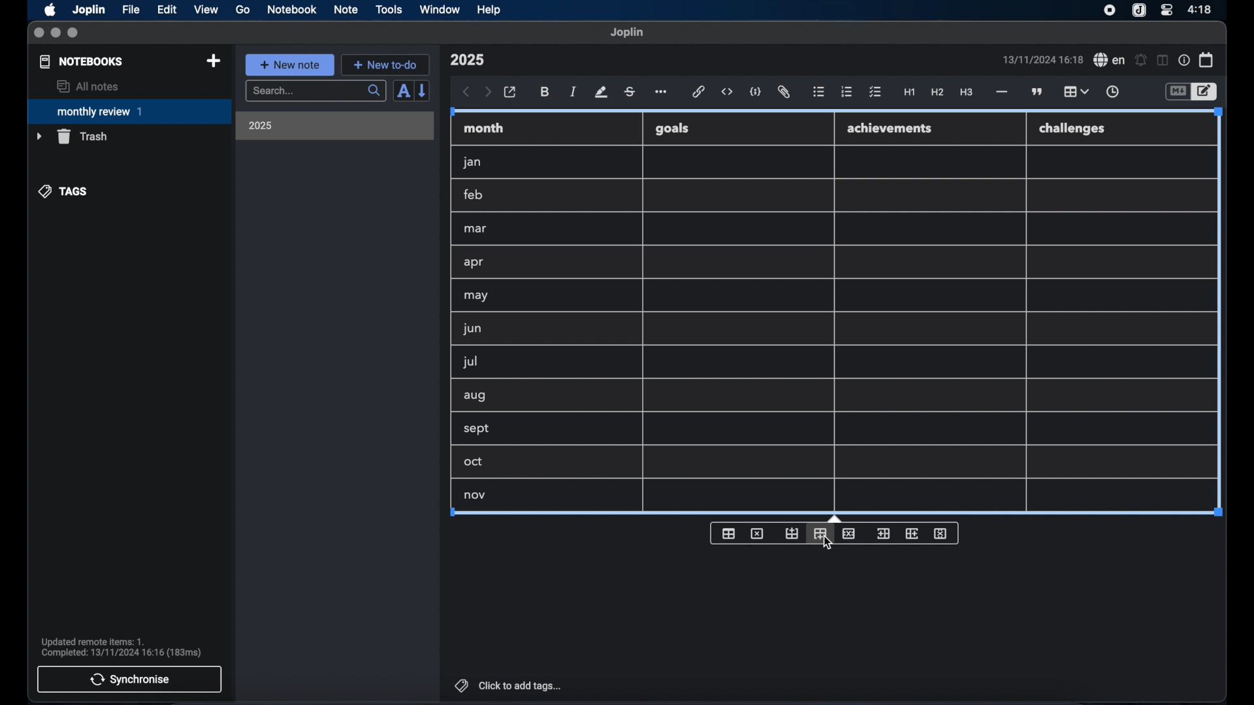 This screenshot has height=705, width=1254. What do you see at coordinates (129, 110) in the screenshot?
I see `monthly review` at bounding box center [129, 110].